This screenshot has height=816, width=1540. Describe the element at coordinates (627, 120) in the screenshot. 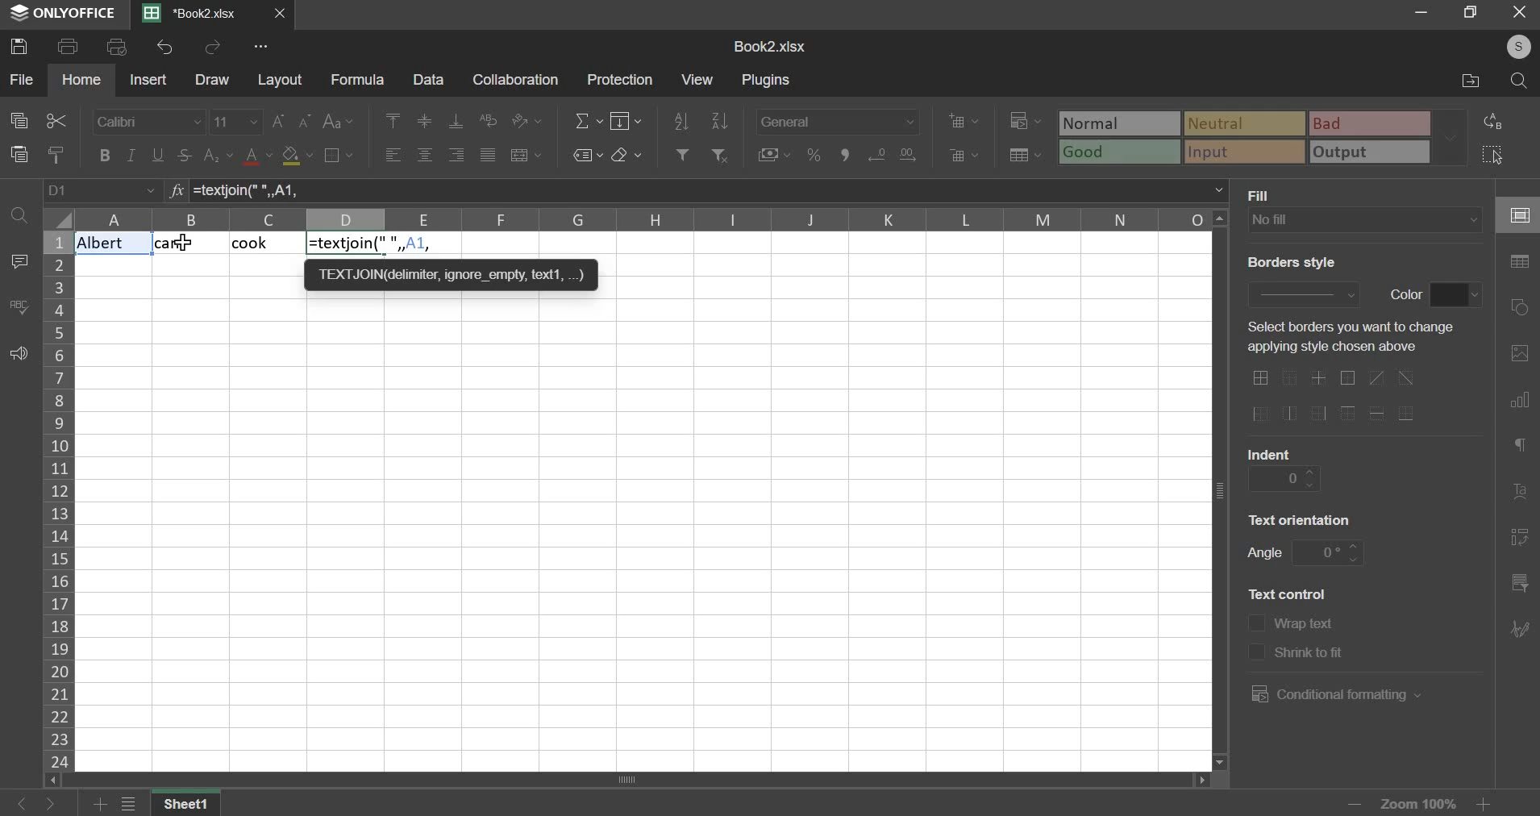

I see `fill` at that location.